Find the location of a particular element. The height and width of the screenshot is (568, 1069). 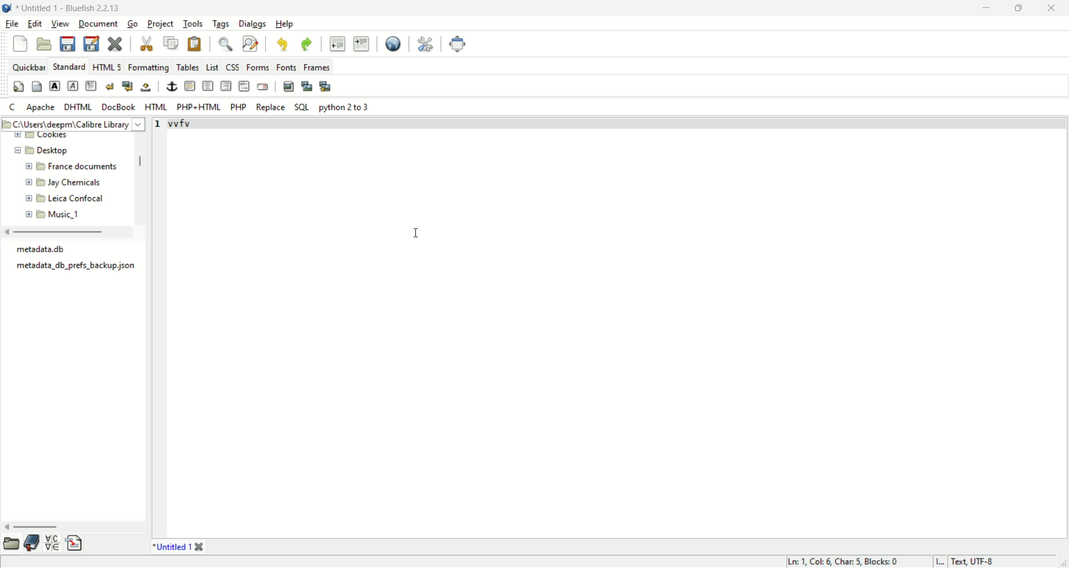

formatting is located at coordinates (149, 66).